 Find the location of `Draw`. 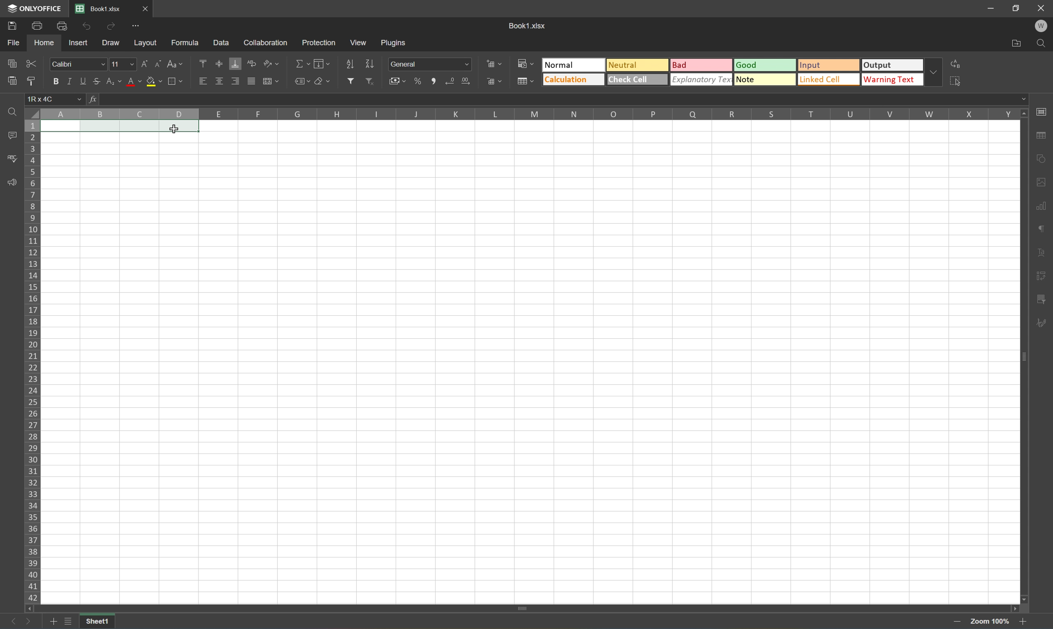

Draw is located at coordinates (112, 45).